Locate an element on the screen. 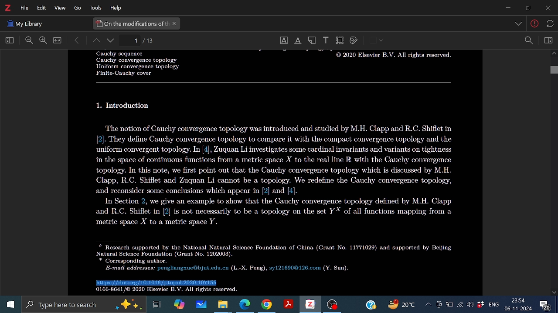 The height and width of the screenshot is (313, 558). Minmize is located at coordinates (507, 8).